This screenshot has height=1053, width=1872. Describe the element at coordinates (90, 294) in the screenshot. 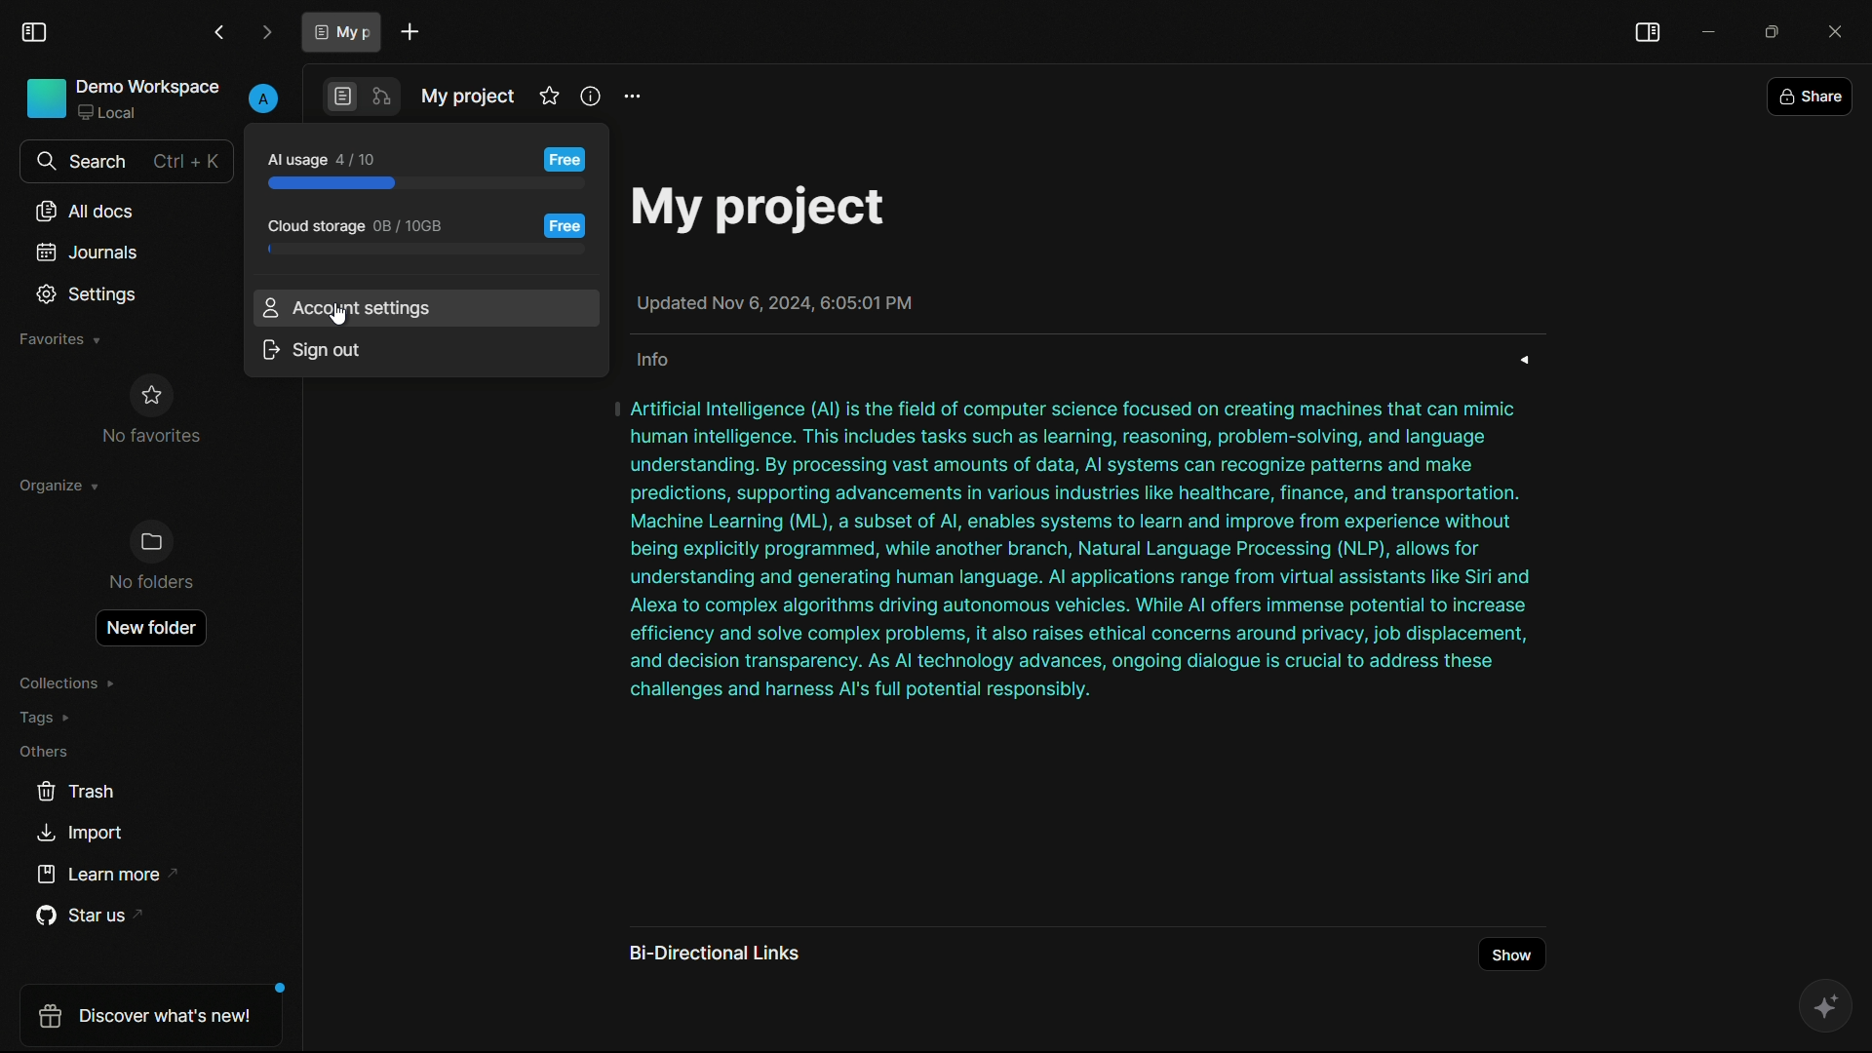

I see `settings` at that location.